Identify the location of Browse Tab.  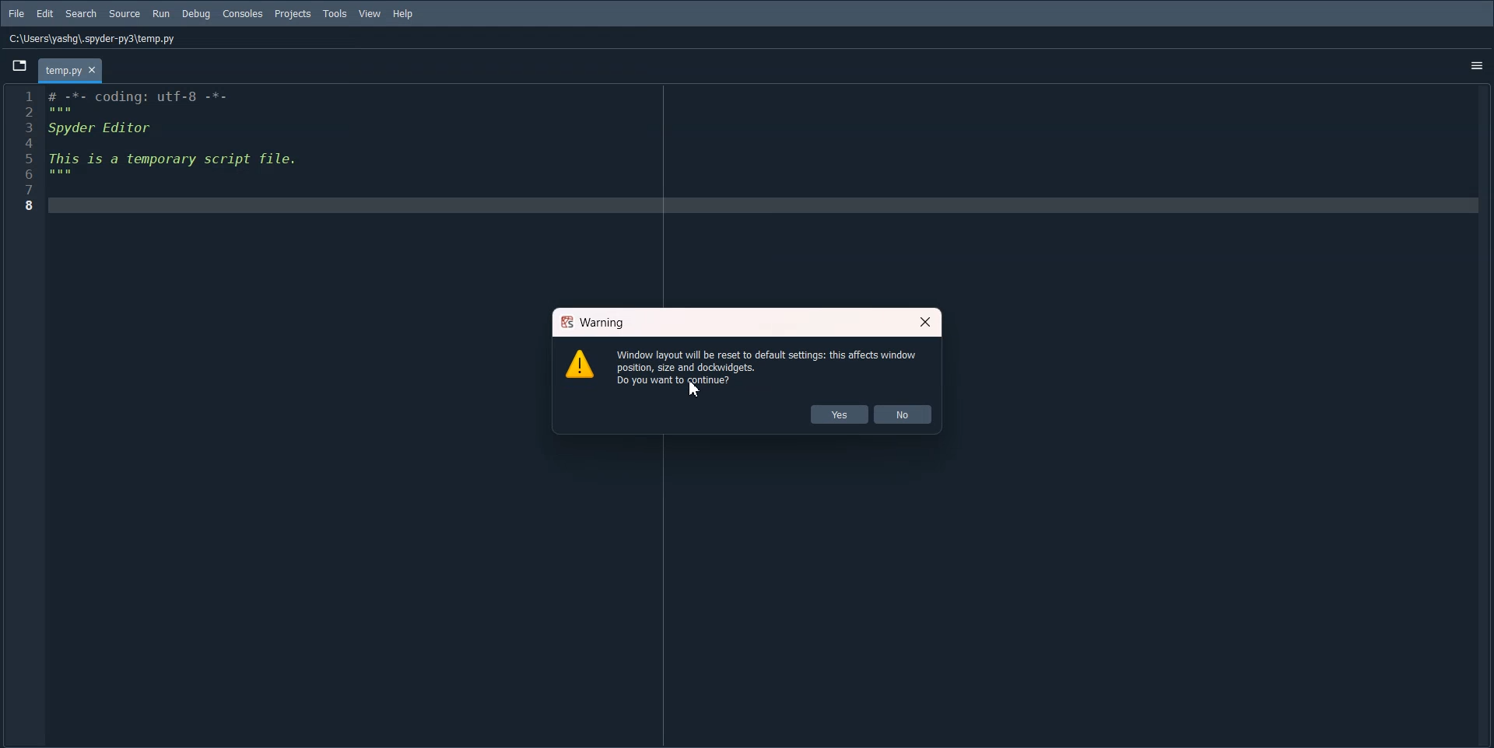
(19, 65).